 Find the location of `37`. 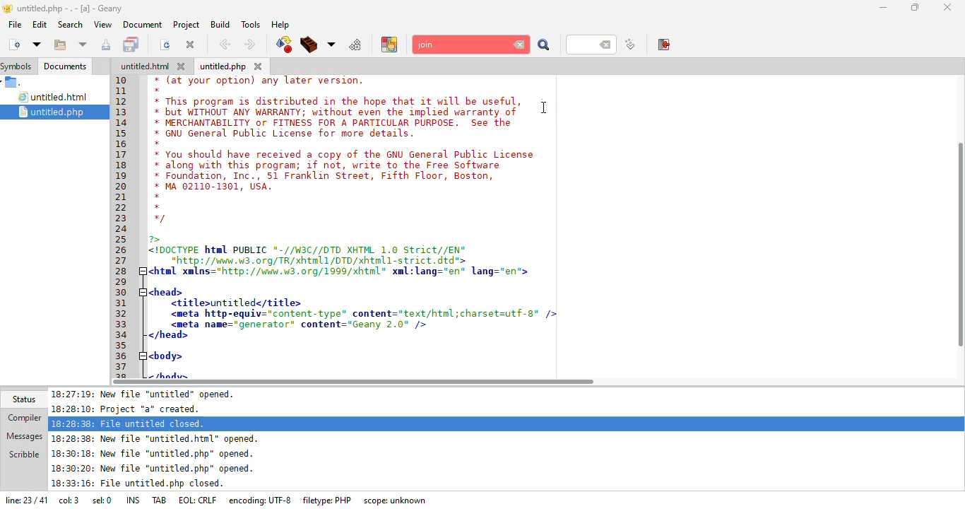

37 is located at coordinates (123, 367).